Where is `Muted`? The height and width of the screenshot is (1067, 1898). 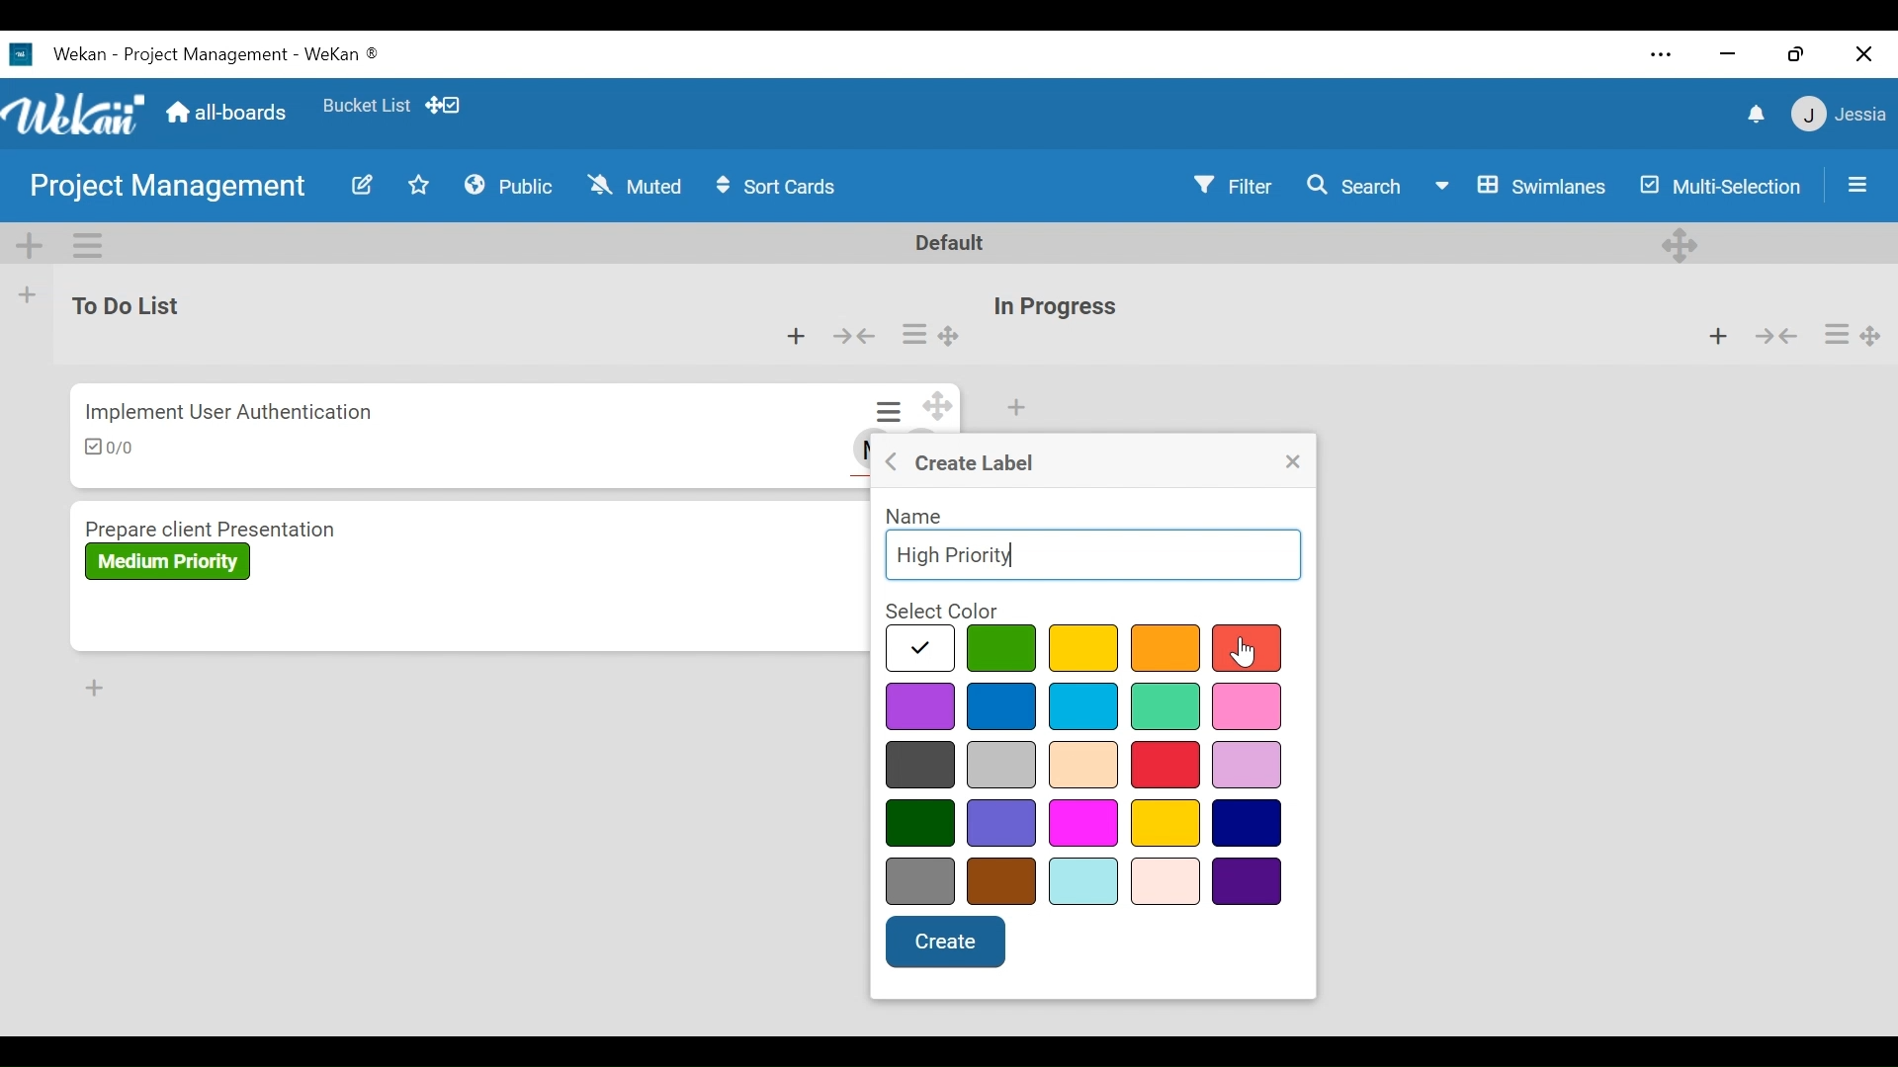
Muted is located at coordinates (634, 185).